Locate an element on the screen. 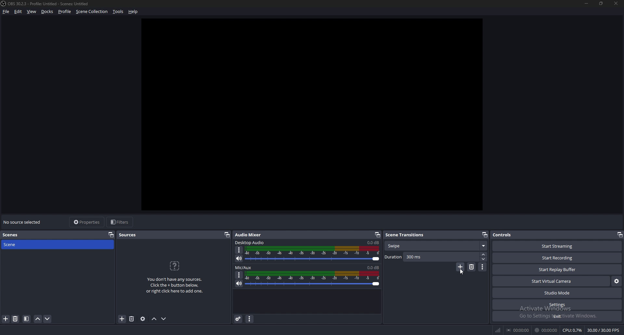 The width and height of the screenshot is (624, 335). mute is located at coordinates (239, 284).